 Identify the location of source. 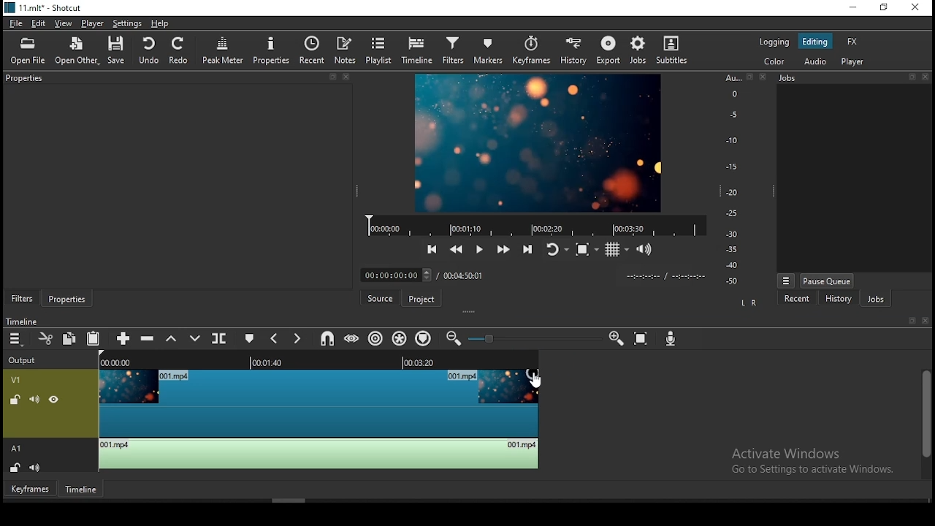
(379, 299).